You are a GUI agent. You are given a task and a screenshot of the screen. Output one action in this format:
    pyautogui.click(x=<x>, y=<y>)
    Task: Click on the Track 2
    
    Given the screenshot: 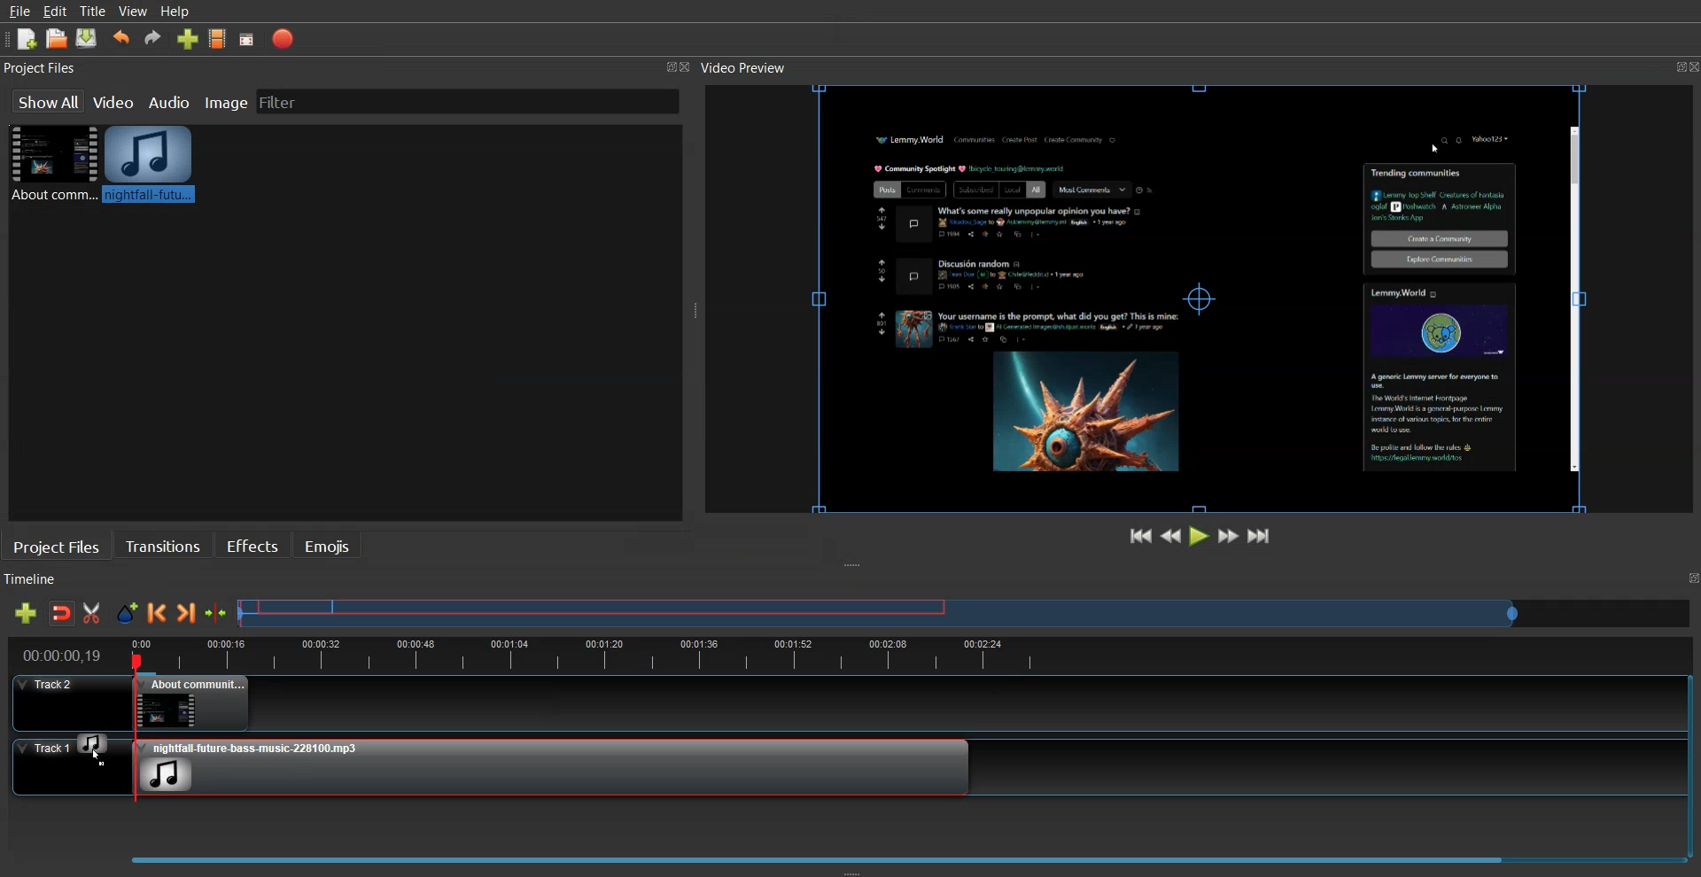 What is the action you would take?
    pyautogui.click(x=835, y=703)
    